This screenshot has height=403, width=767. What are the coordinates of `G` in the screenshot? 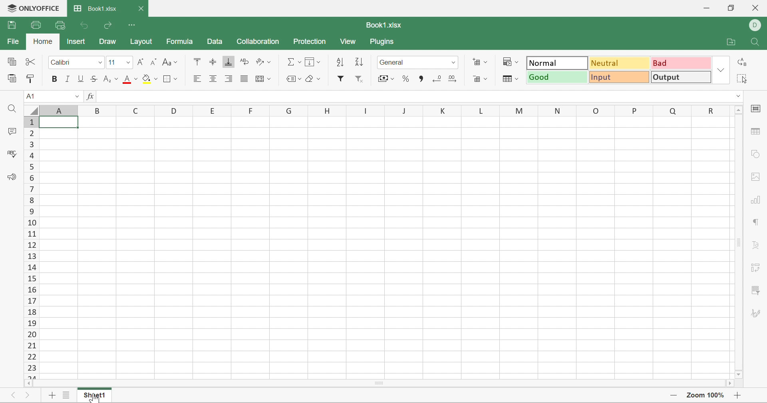 It's located at (290, 110).